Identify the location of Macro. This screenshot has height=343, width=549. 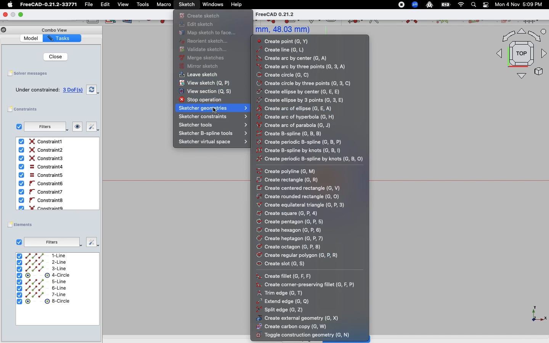
(163, 5).